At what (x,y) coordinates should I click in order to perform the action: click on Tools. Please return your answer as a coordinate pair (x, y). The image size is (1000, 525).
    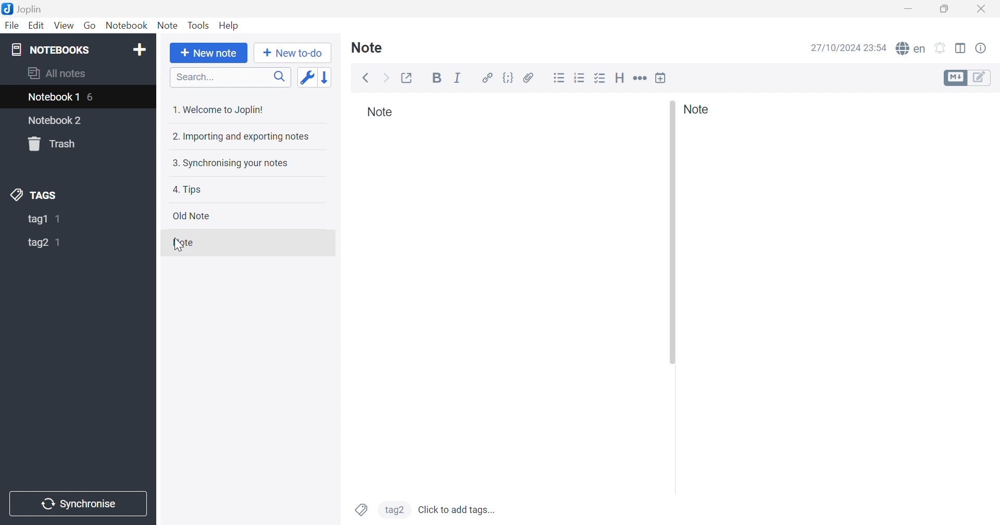
    Looking at the image, I should click on (197, 25).